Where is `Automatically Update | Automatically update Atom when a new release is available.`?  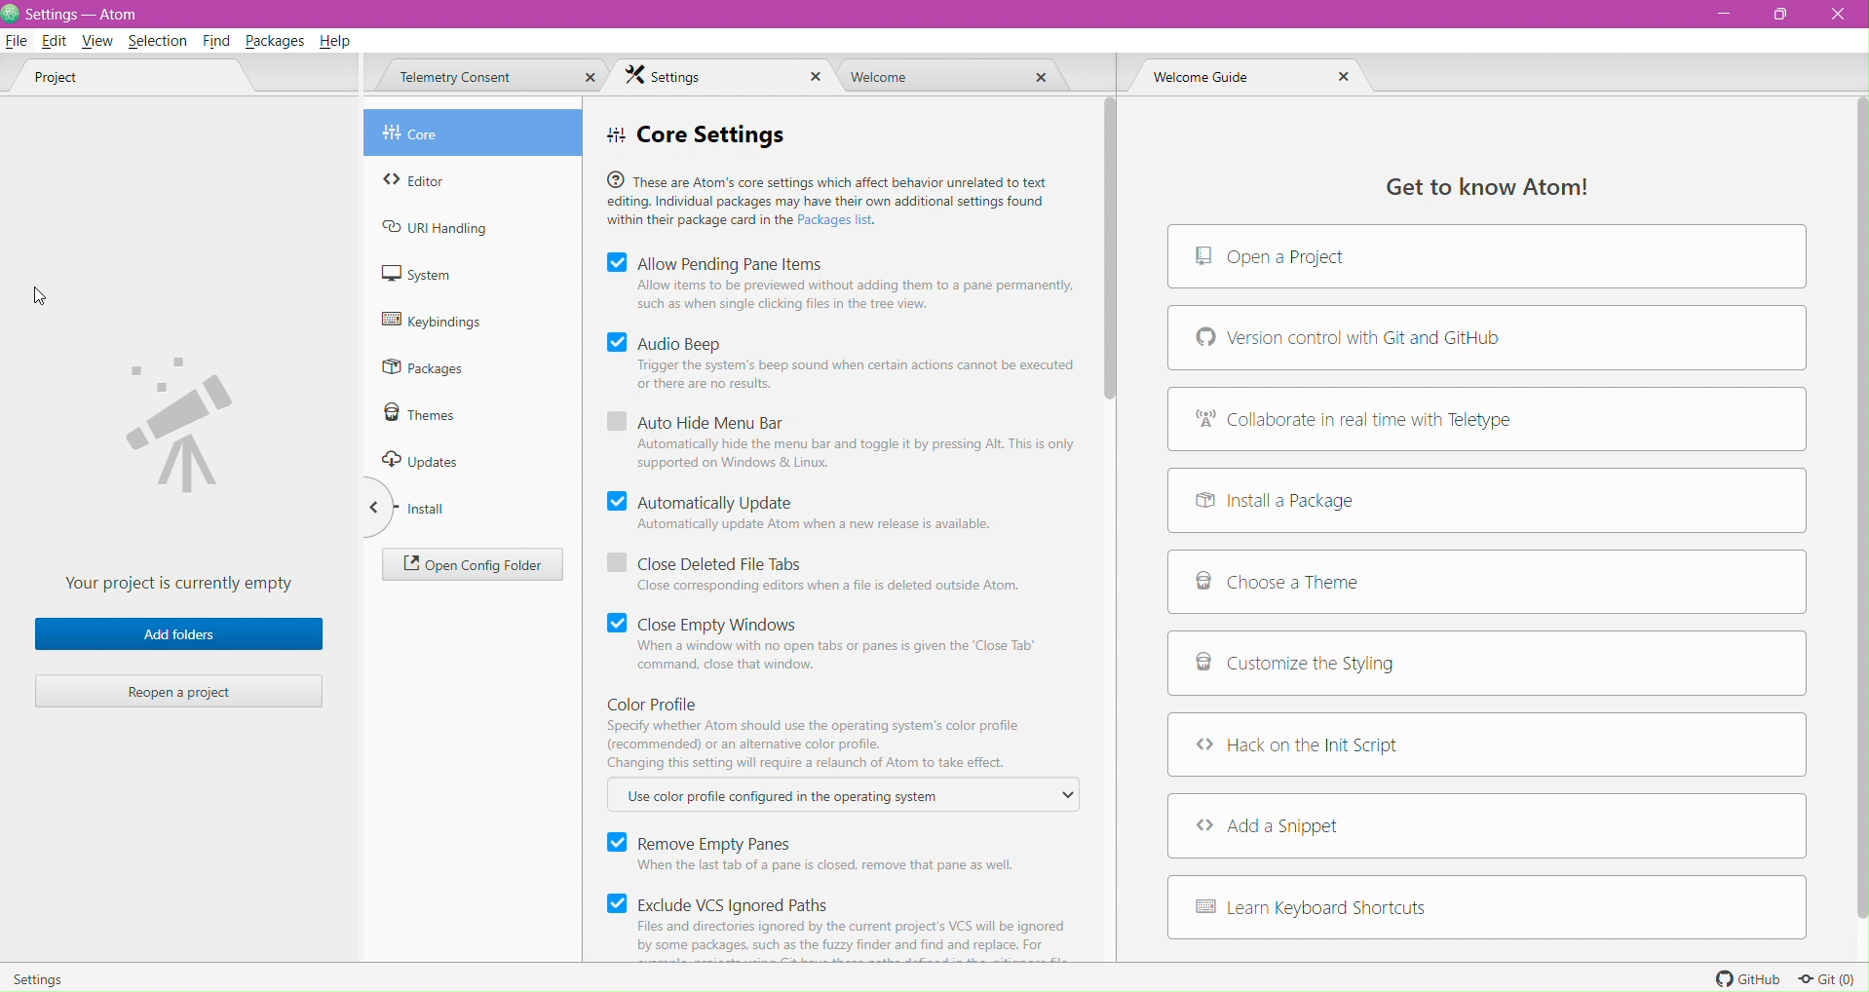 Automatically Update | Automatically update Atom when a new release is available. is located at coordinates (804, 512).